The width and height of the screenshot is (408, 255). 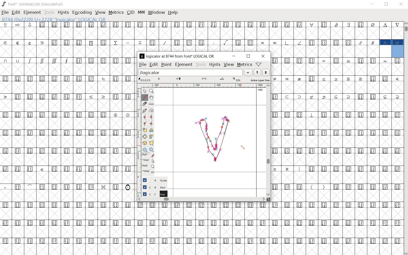 What do you see at coordinates (405, 138) in the screenshot?
I see `scrollbar` at bounding box center [405, 138].